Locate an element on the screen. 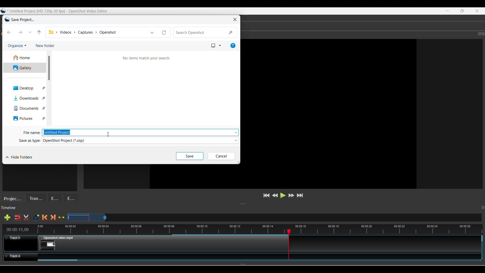 Image resolution: width=485 pixels, height=273 pixels. Close window is located at coordinates (235, 19).